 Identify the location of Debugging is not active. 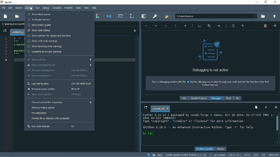
(212, 55).